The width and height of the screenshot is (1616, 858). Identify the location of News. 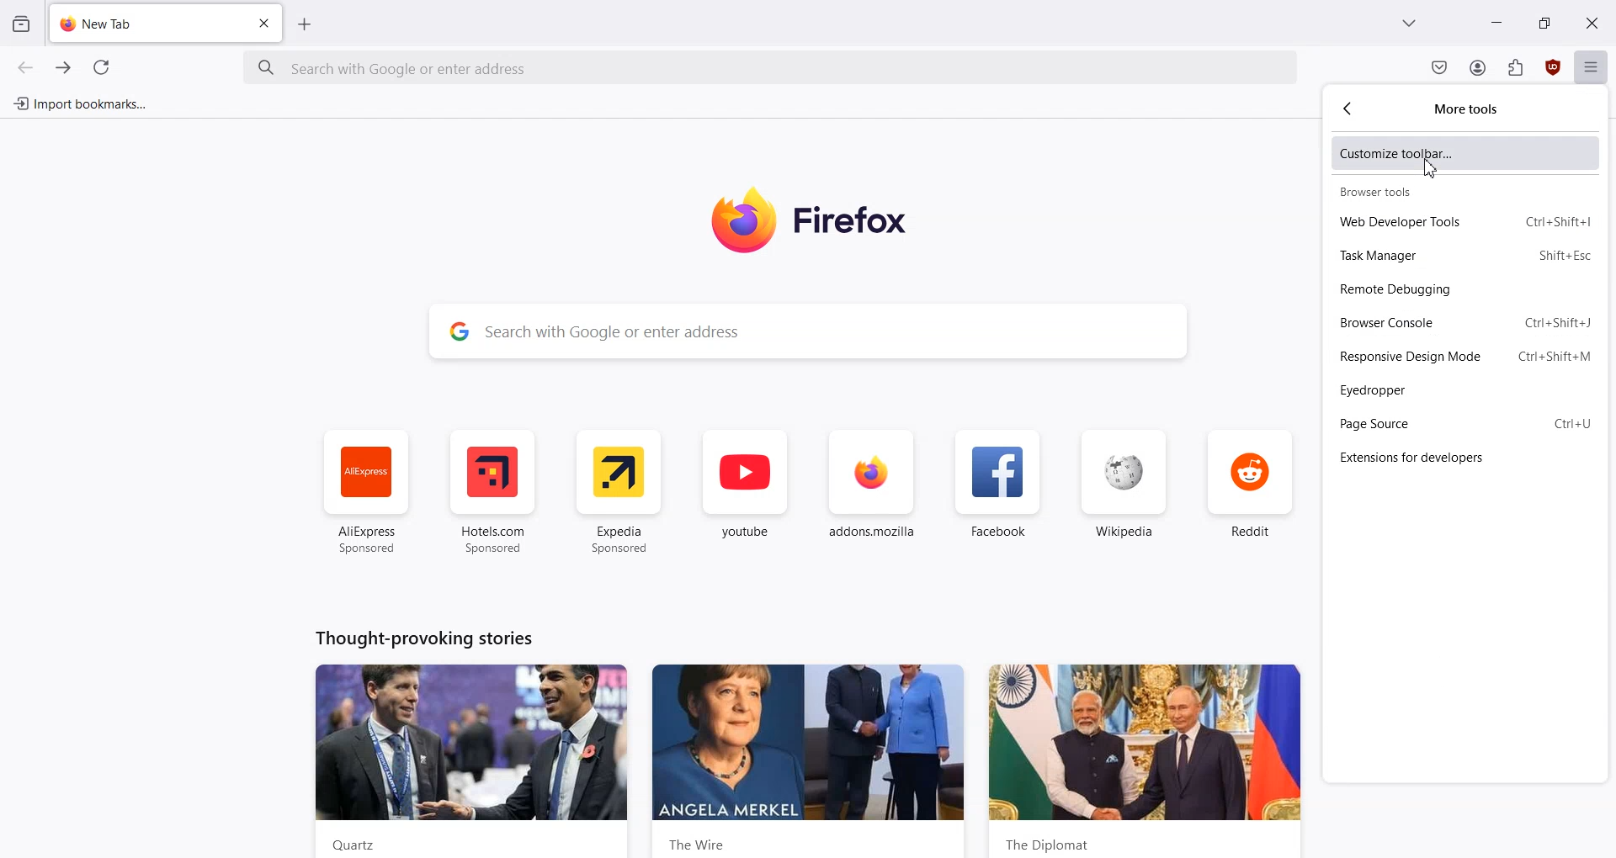
(472, 760).